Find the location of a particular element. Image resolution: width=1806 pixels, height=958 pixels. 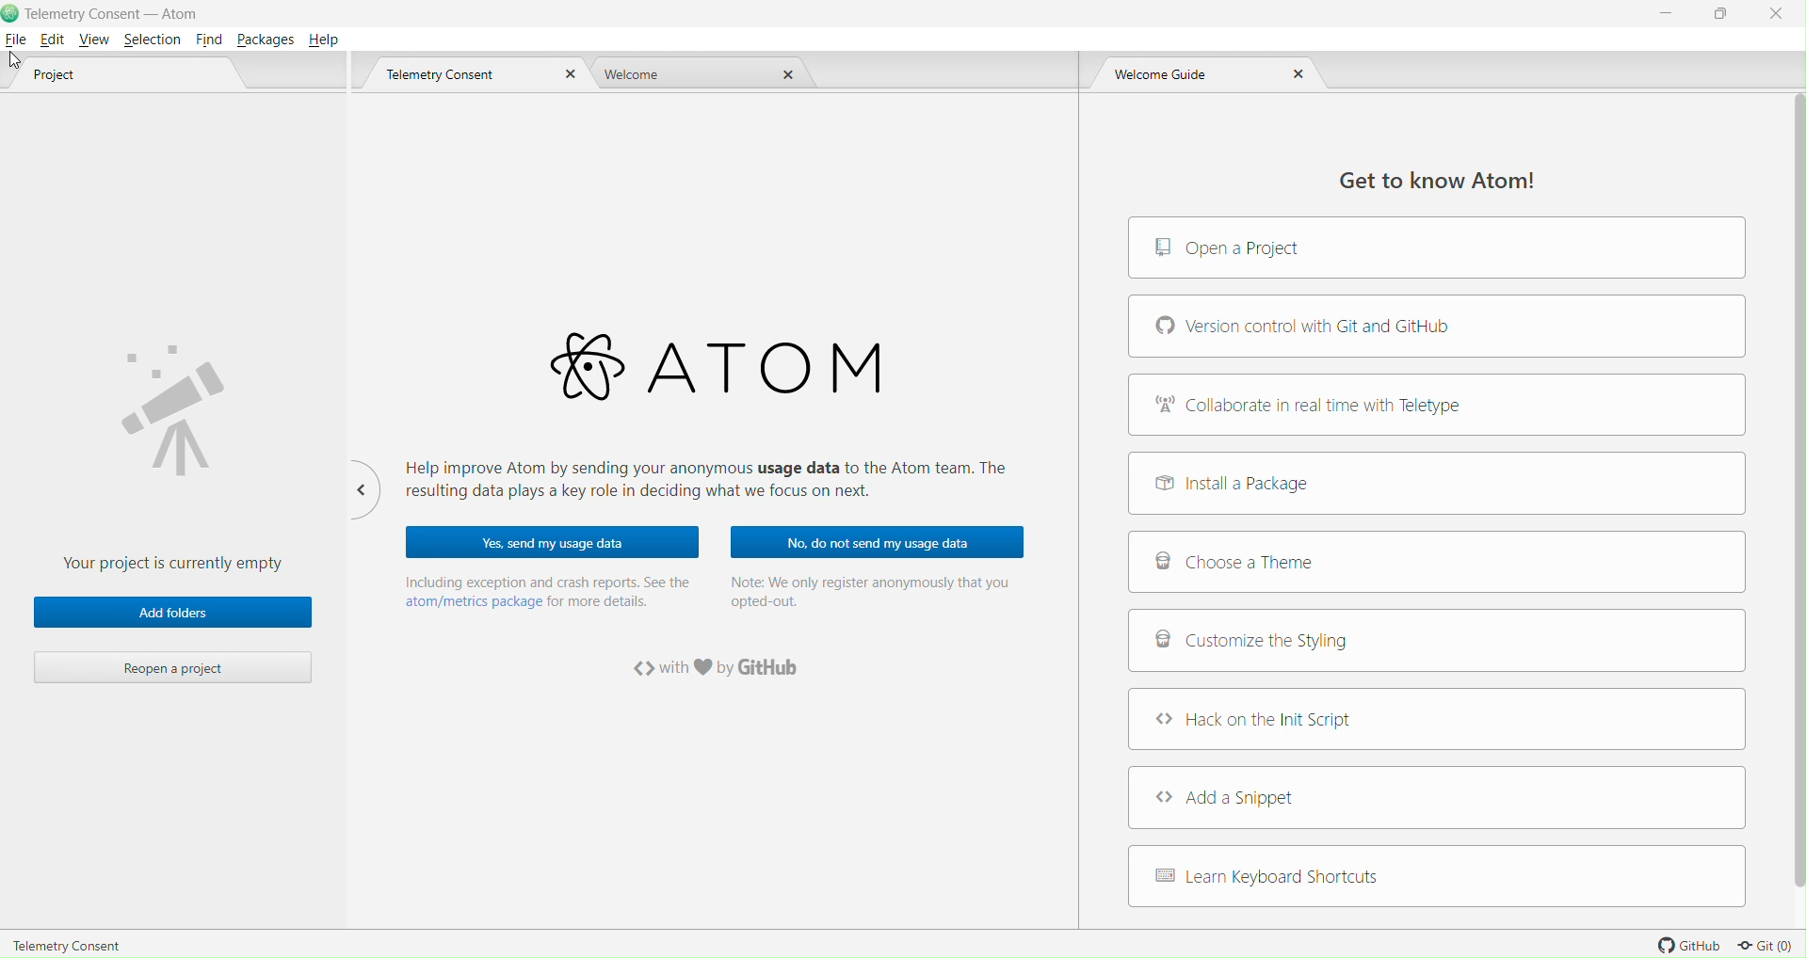

Close is located at coordinates (1777, 14).